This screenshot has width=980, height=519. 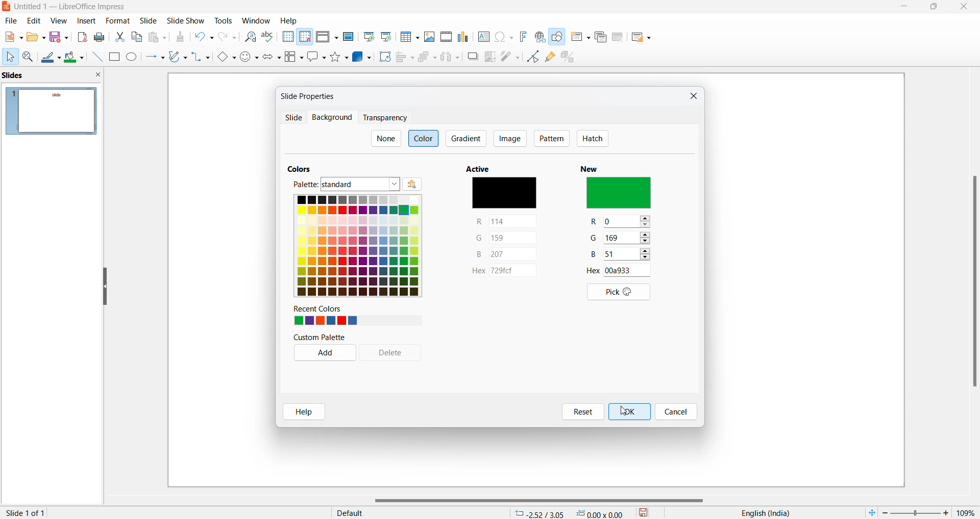 What do you see at coordinates (13, 39) in the screenshot?
I see `new file` at bounding box center [13, 39].